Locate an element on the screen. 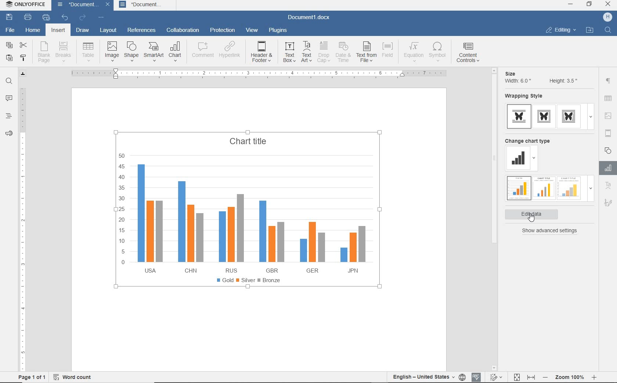 The image size is (617, 383). find is located at coordinates (607, 30).